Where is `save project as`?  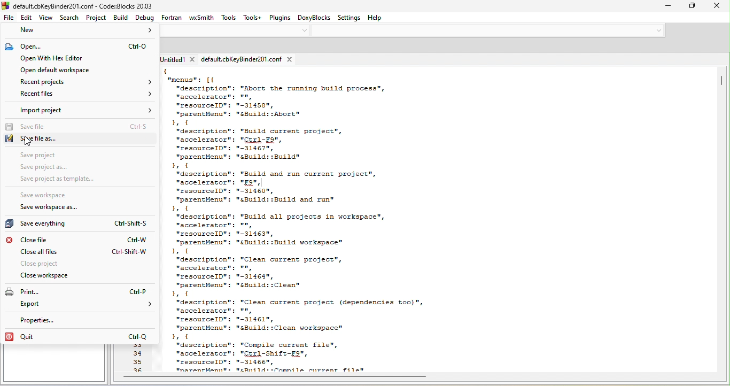 save project as is located at coordinates (63, 167).